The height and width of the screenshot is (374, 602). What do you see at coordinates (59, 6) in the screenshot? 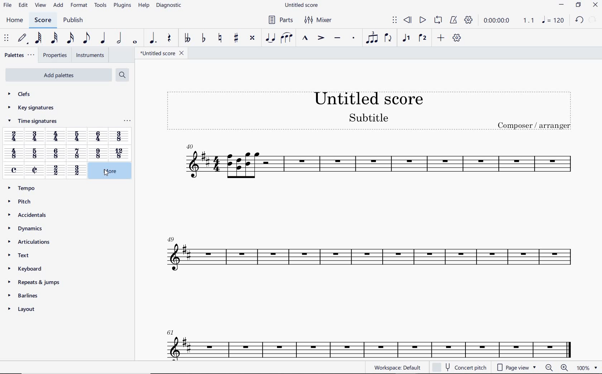
I see `ADD` at bounding box center [59, 6].